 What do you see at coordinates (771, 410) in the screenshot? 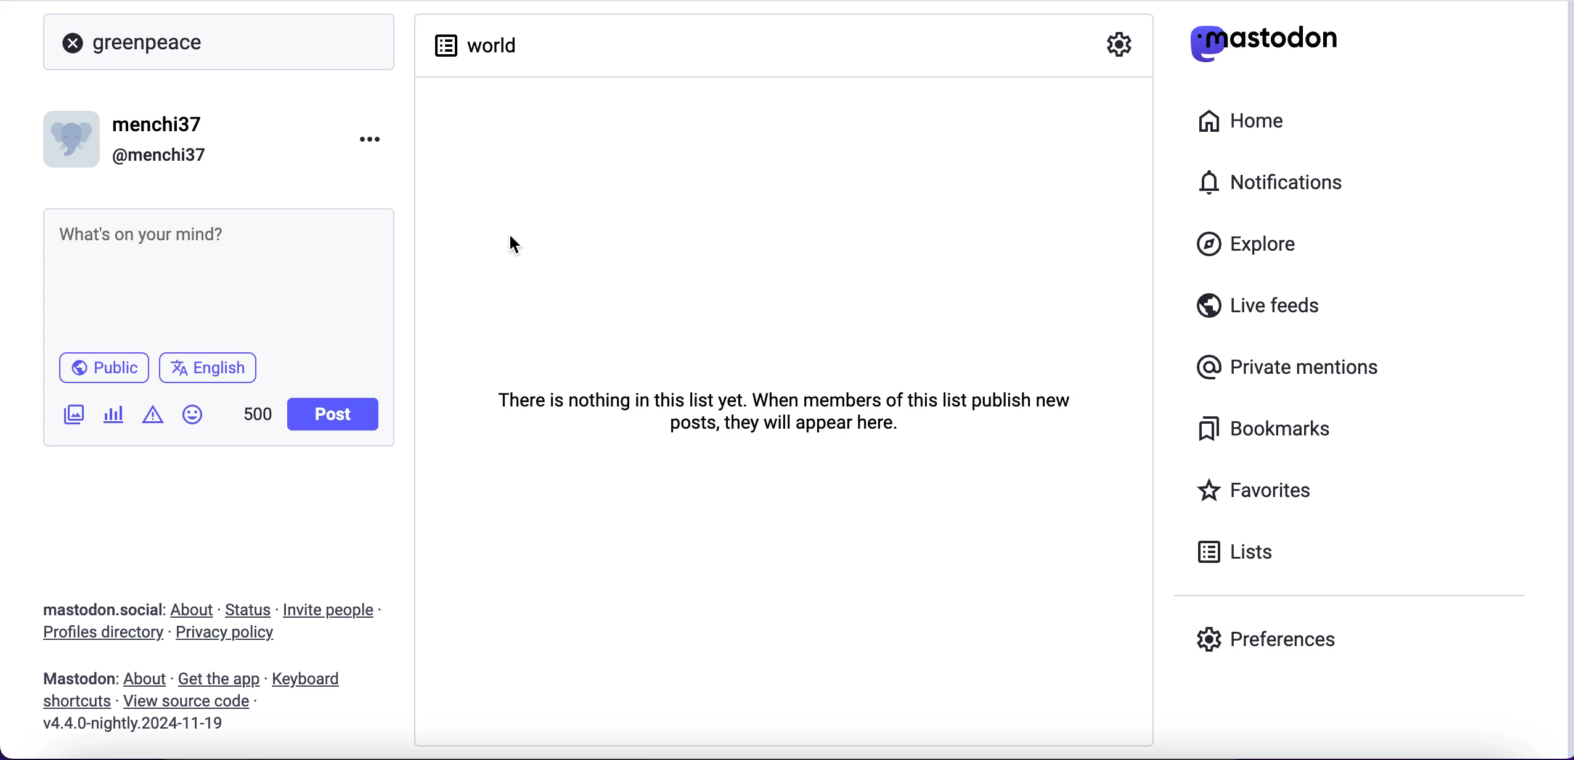
I see `there it nothing in this list yet. whem members of this list publish new posts, they will appear here` at bounding box center [771, 410].